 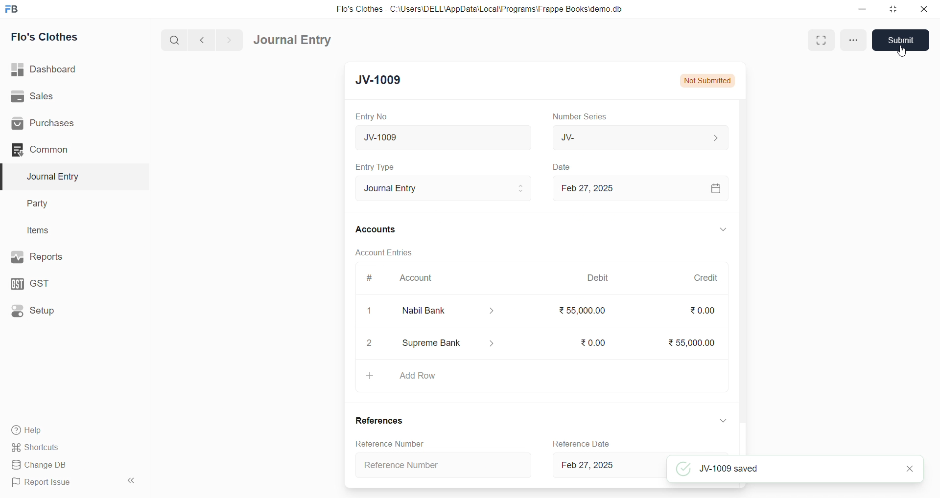 I want to click on JV-1009 saved, so click(x=782, y=470).